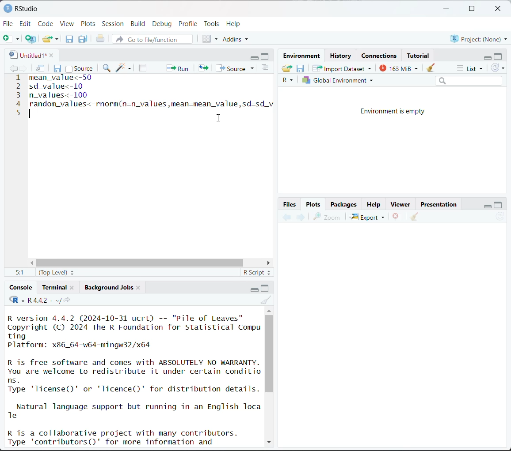  Describe the element at coordinates (47, 38) in the screenshot. I see `open an existing file` at that location.